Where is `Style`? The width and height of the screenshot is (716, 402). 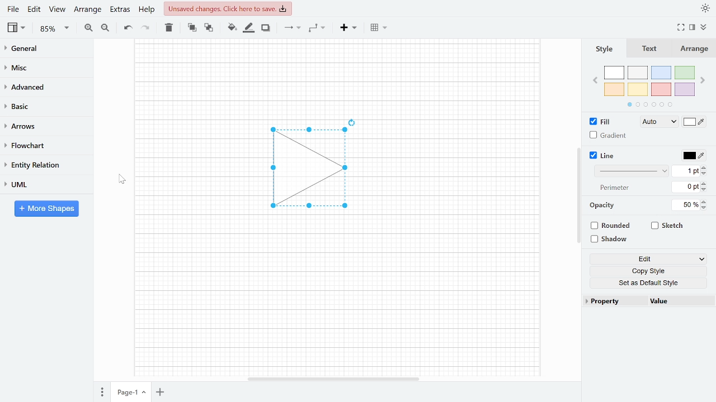
Style is located at coordinates (603, 49).